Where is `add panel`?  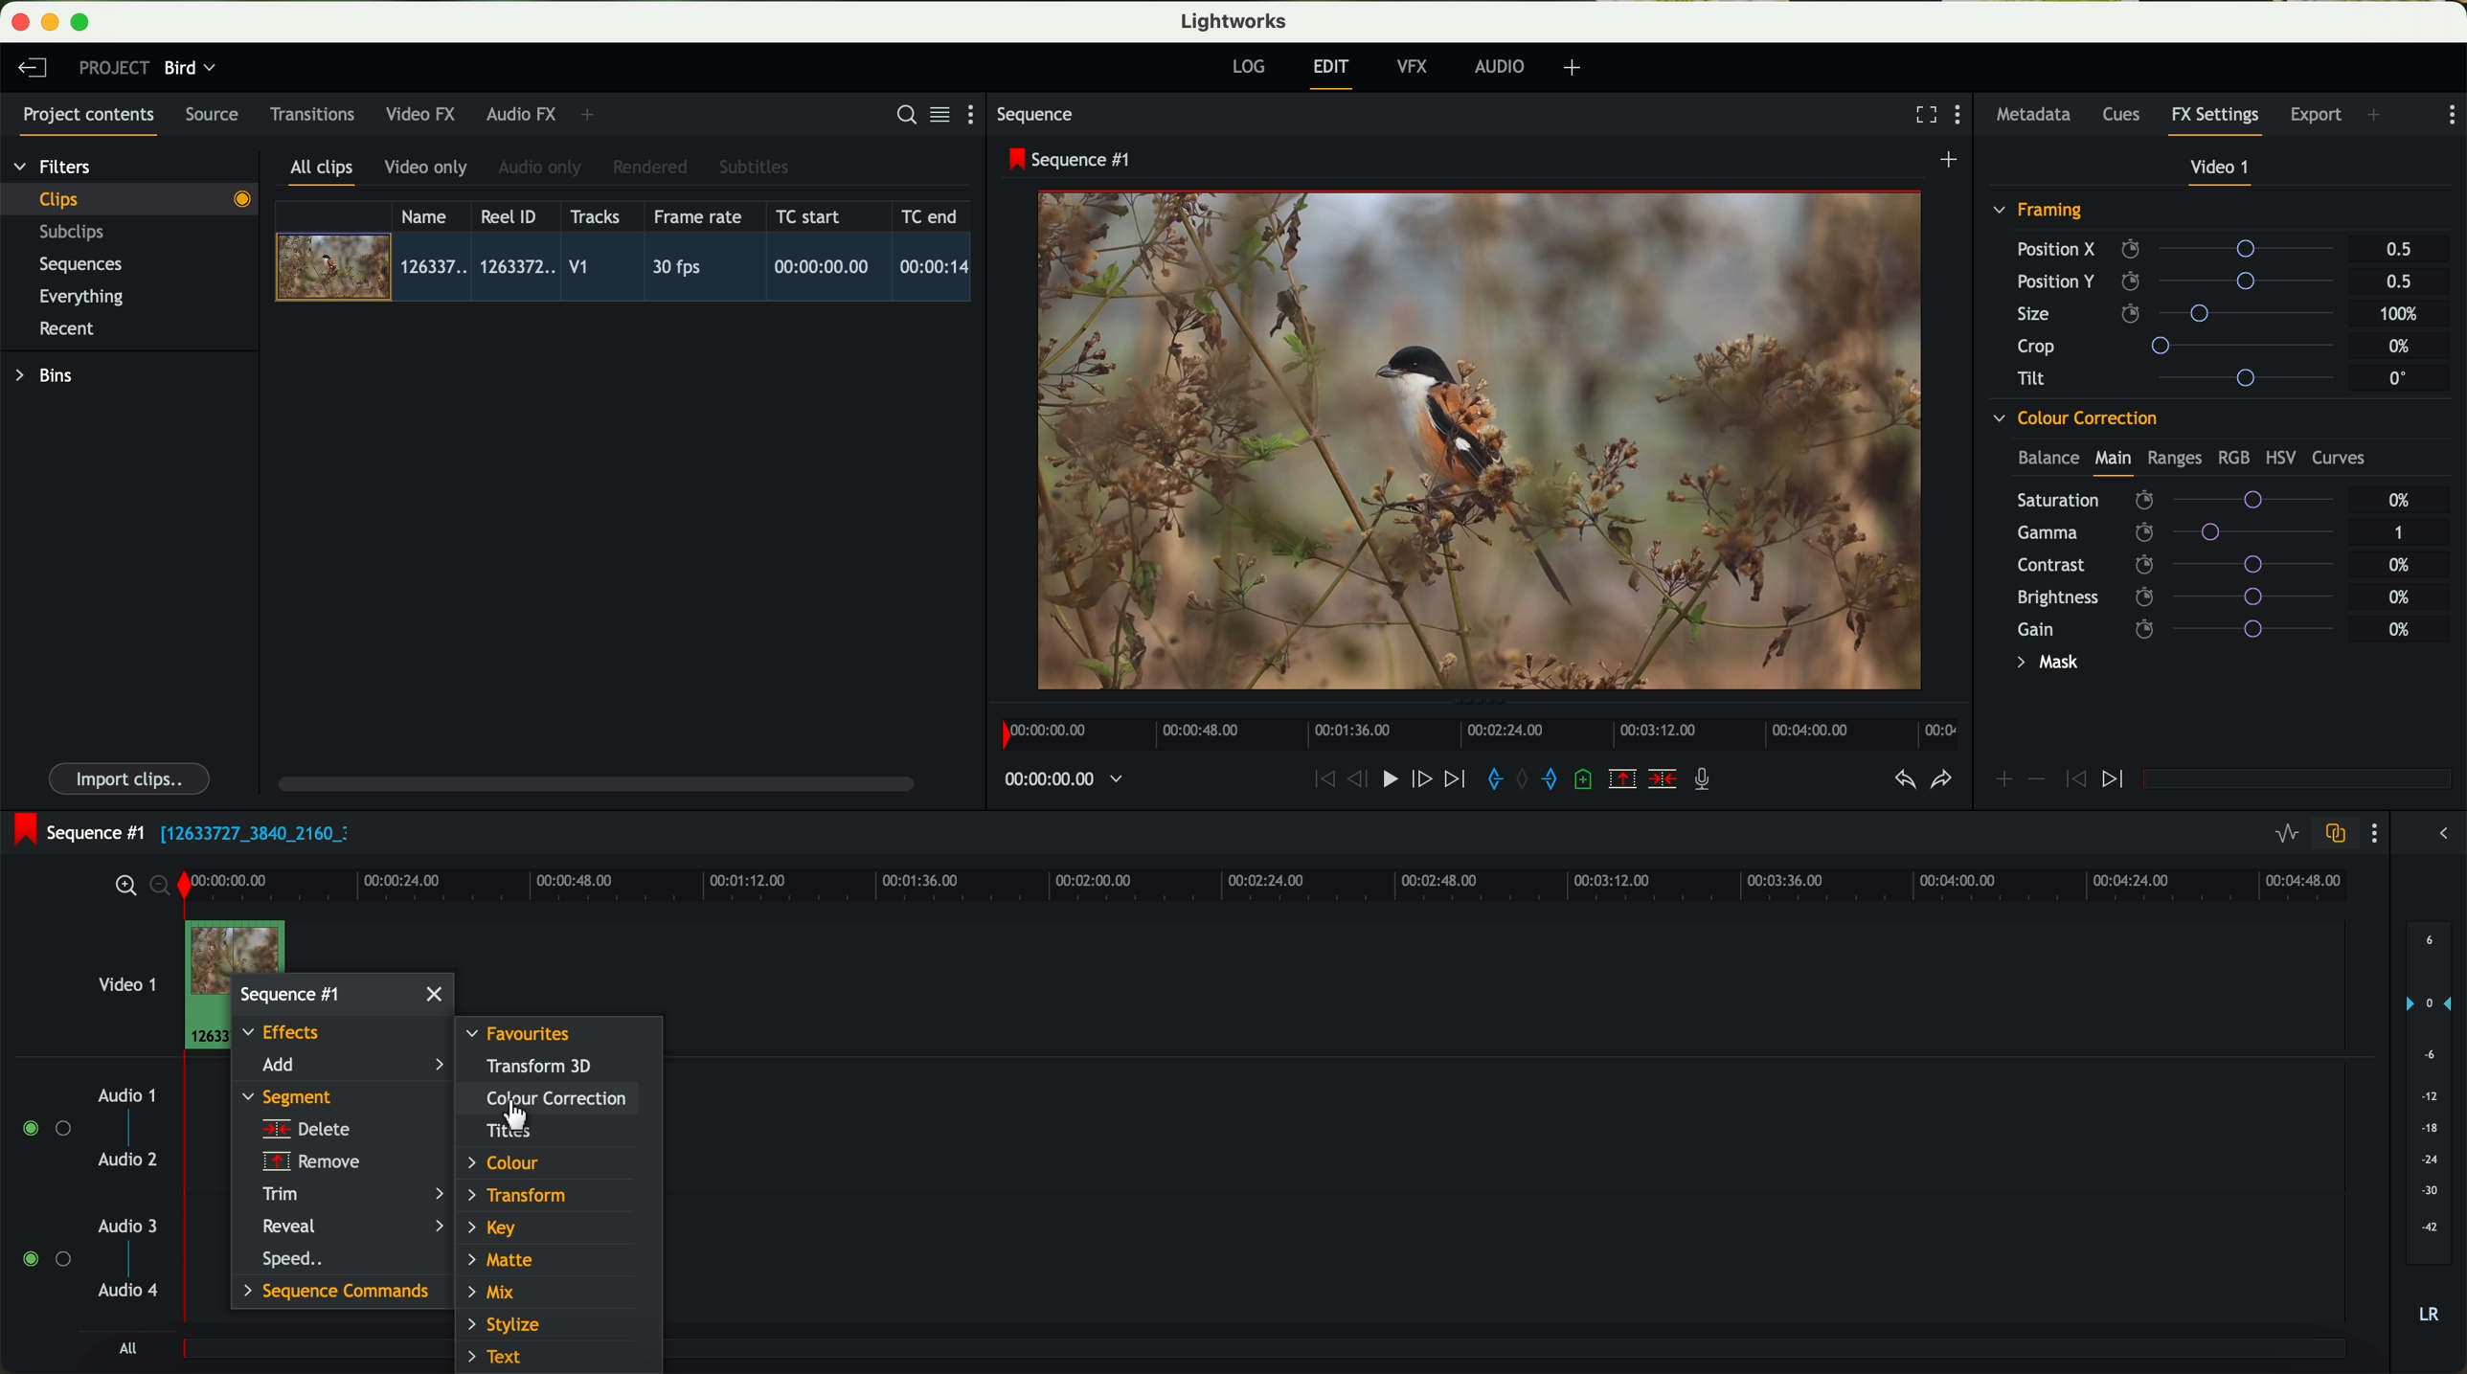
add panel is located at coordinates (2379, 117).